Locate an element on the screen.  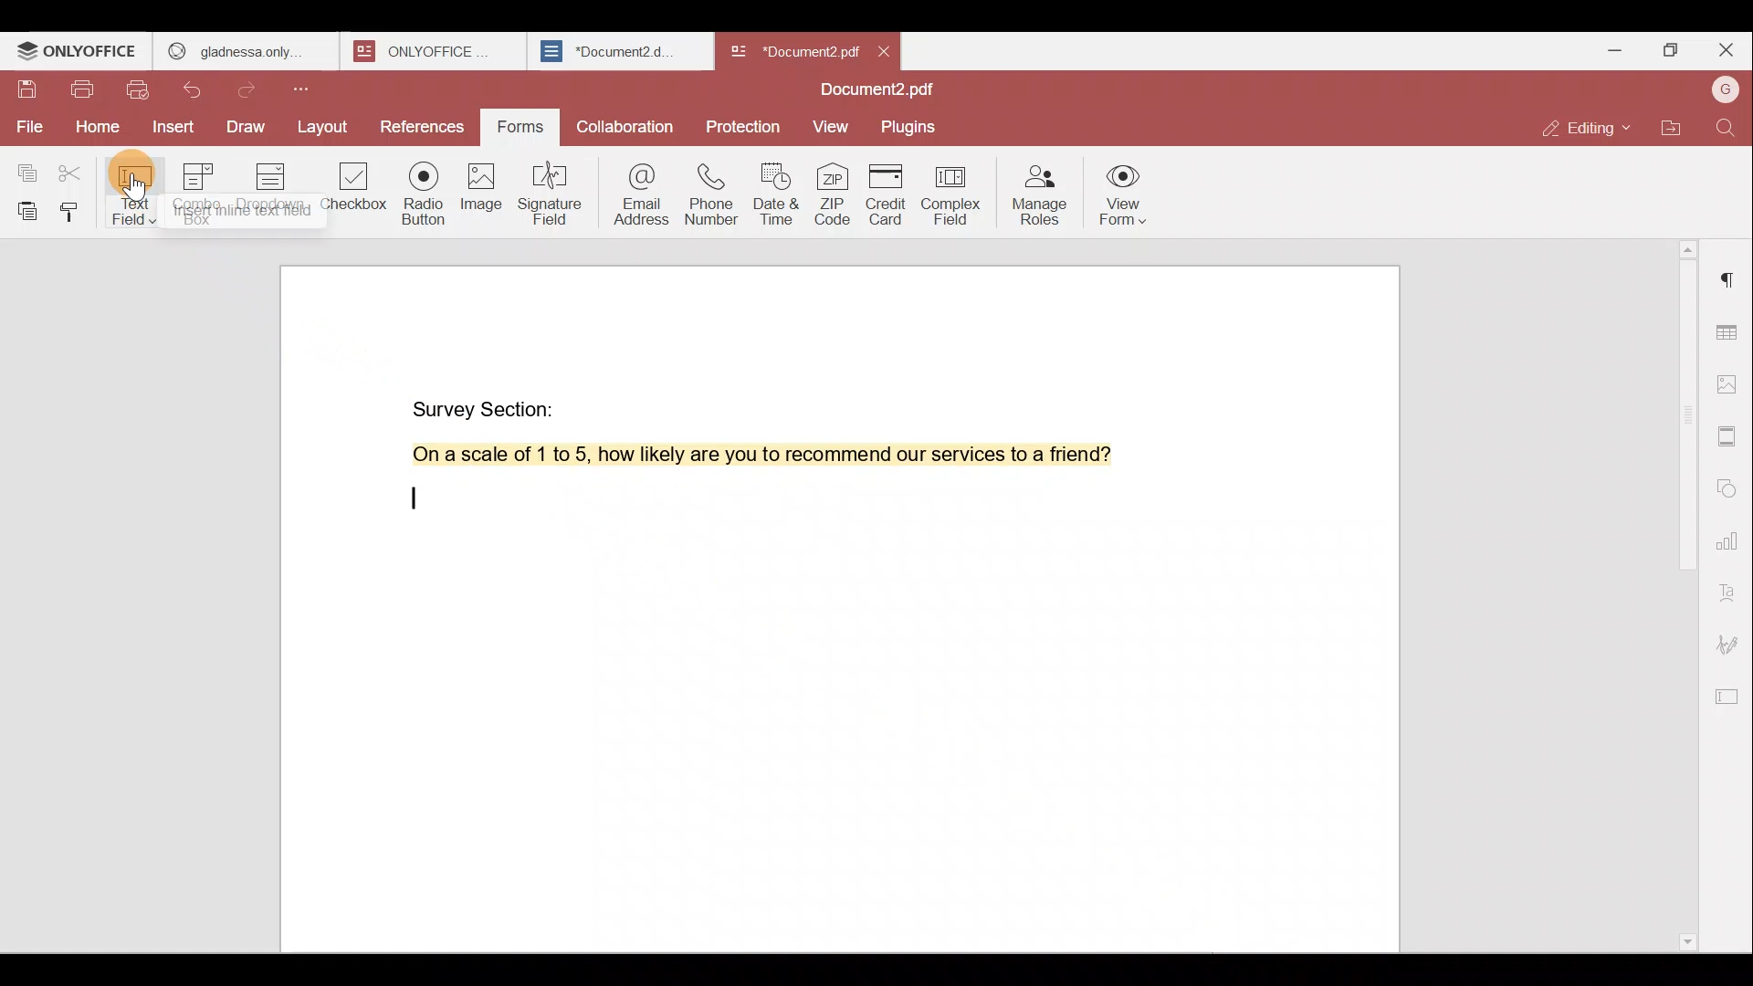
Document2.pdf is located at coordinates (791, 50).